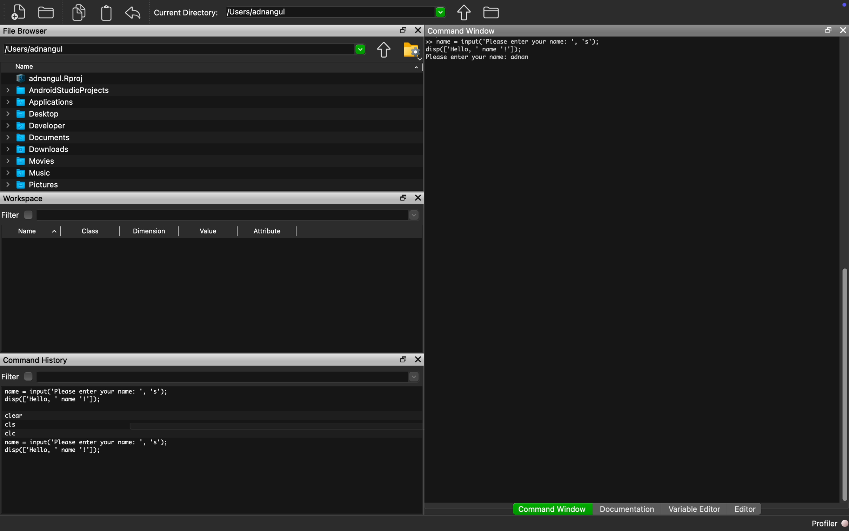 This screenshot has width=849, height=531. Describe the element at coordinates (89, 231) in the screenshot. I see `Class` at that location.